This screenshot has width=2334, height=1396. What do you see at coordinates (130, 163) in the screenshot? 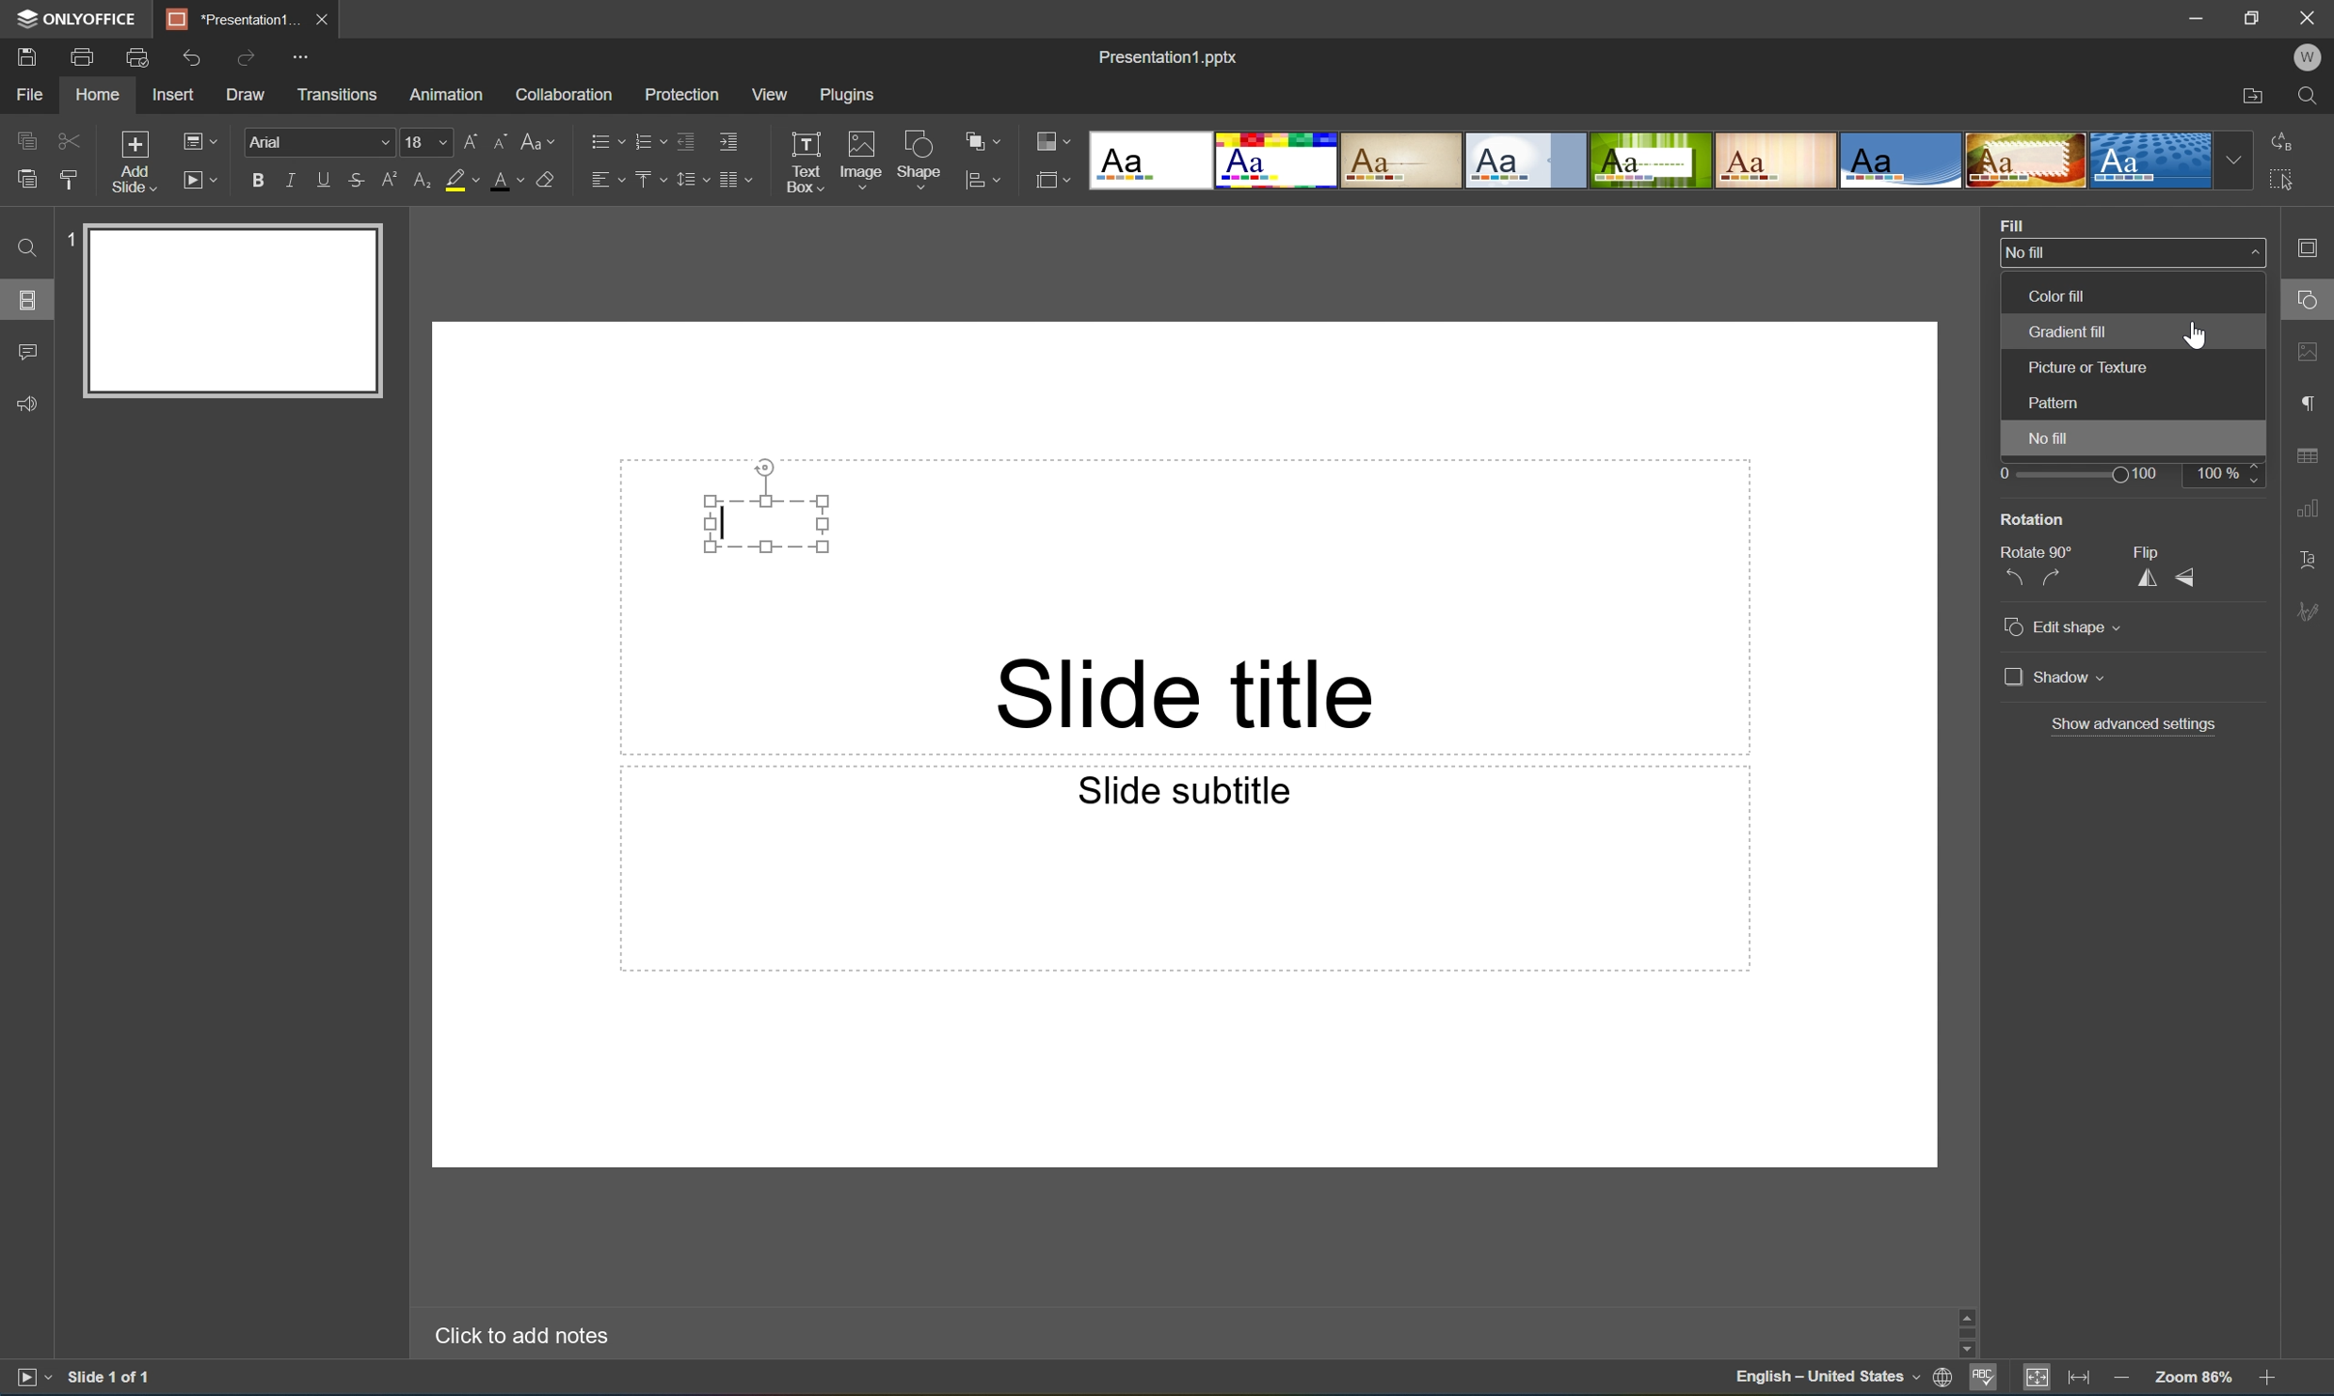
I see `Add slide` at bounding box center [130, 163].